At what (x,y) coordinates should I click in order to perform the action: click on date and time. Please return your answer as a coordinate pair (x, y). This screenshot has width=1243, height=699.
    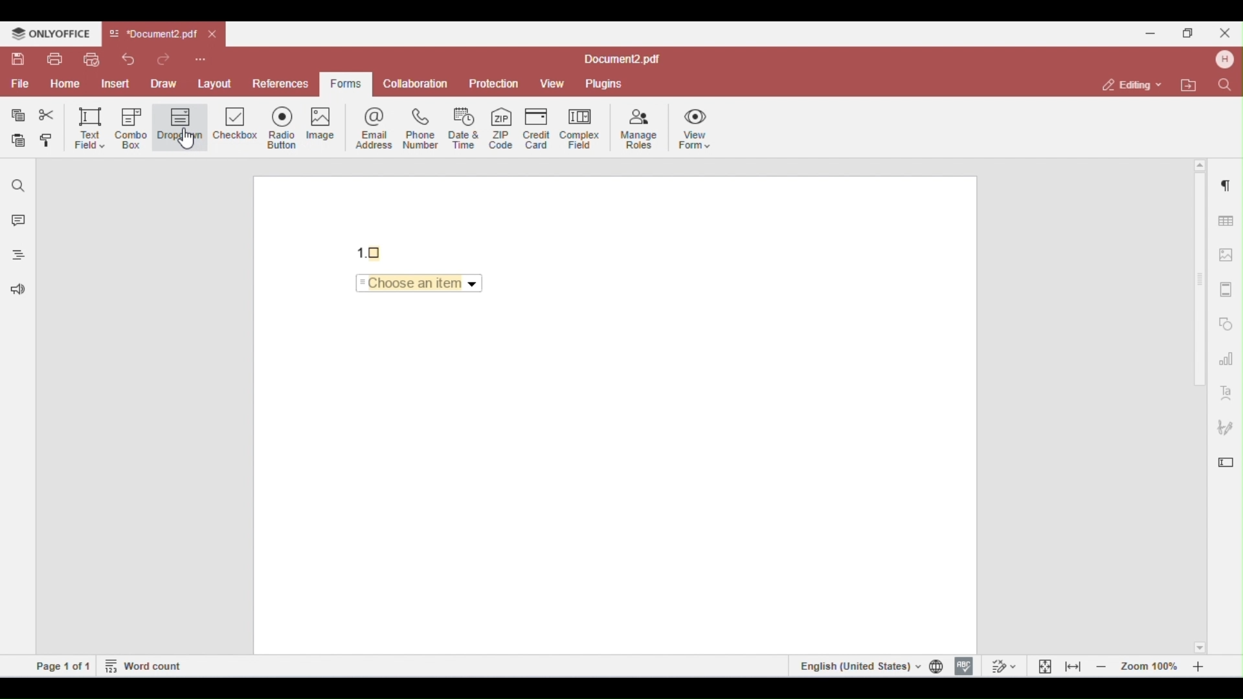
    Looking at the image, I should click on (465, 128).